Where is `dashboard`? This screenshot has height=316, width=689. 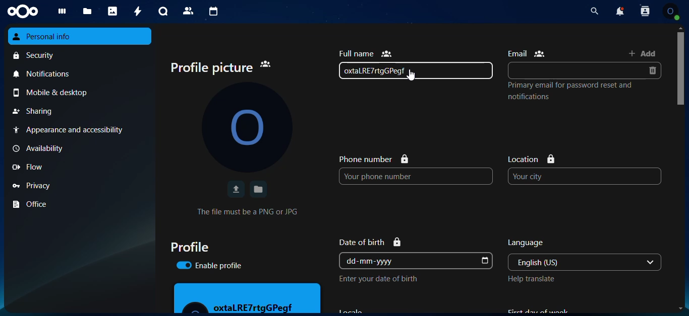
dashboard is located at coordinates (59, 13).